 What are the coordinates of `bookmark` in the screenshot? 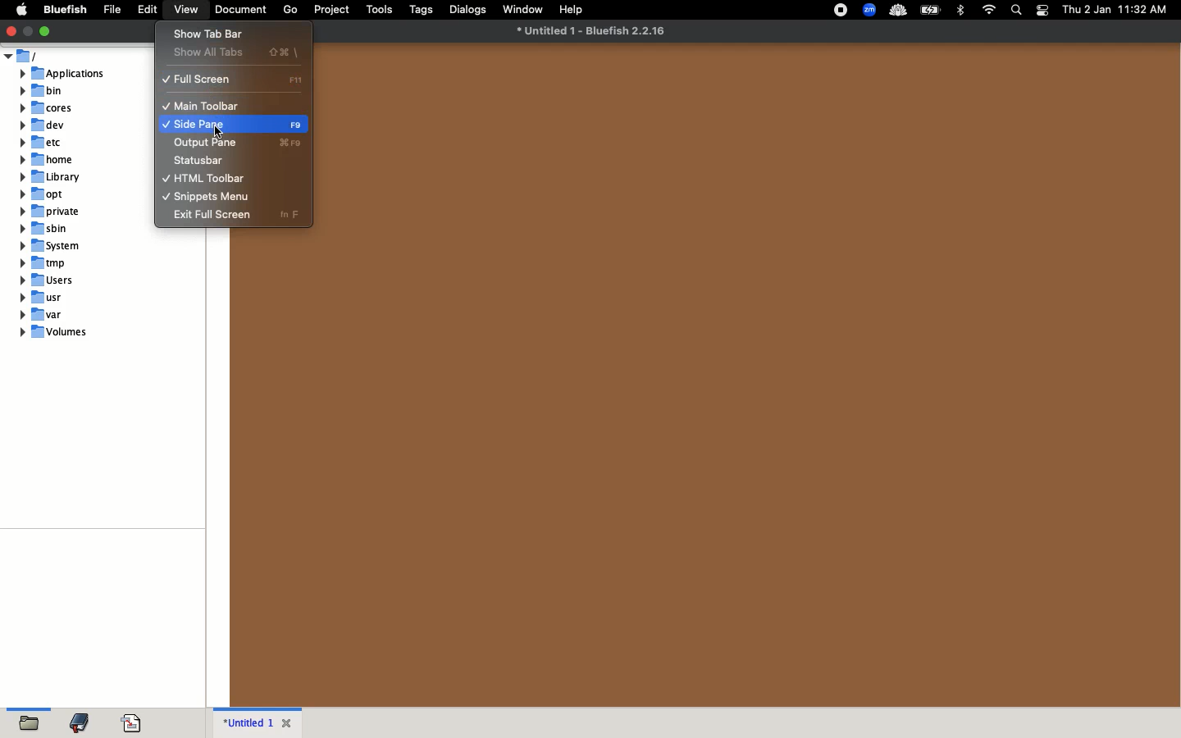 It's located at (80, 720).